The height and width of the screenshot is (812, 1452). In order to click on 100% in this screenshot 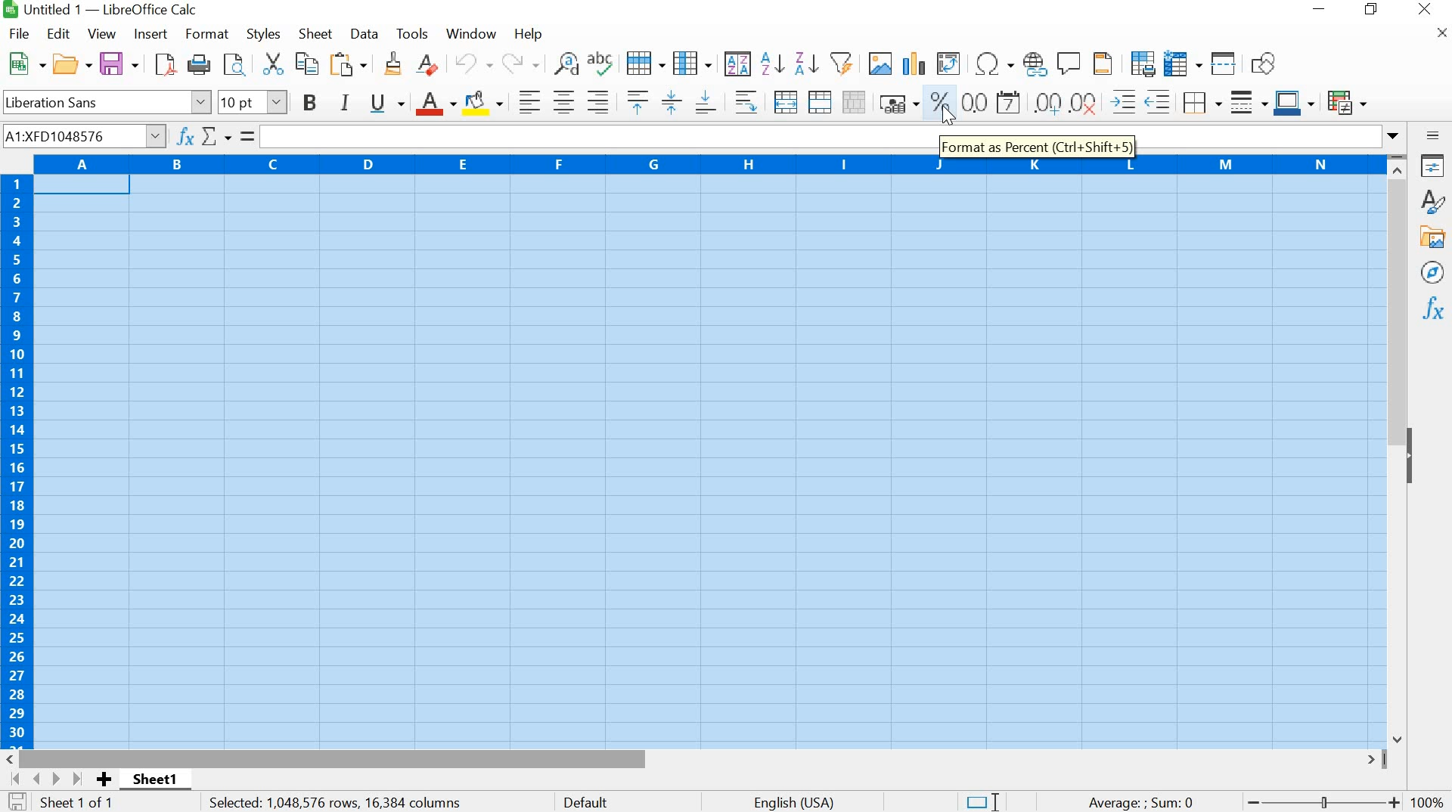, I will do `click(1425, 799)`.